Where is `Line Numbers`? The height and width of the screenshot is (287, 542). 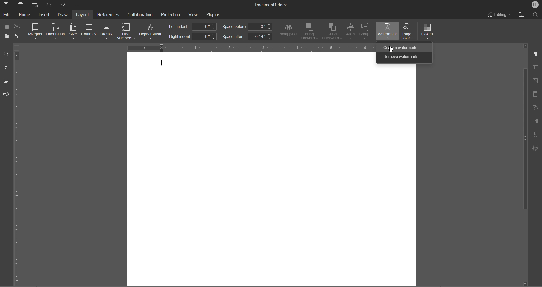 Line Numbers is located at coordinates (126, 32).